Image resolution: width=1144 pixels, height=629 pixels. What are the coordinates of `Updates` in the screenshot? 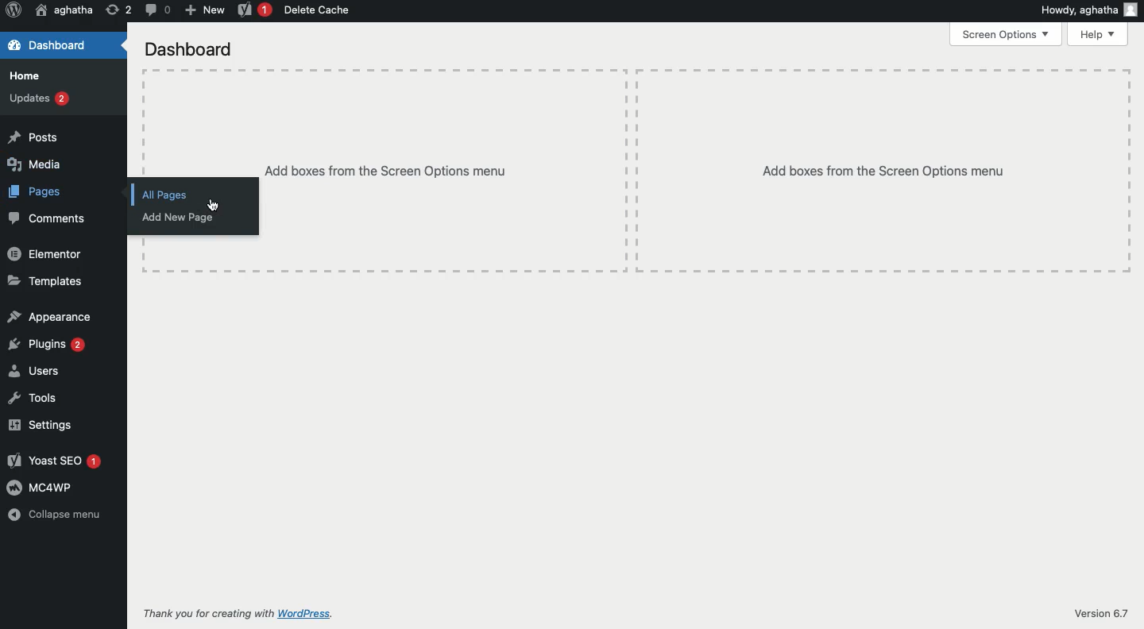 It's located at (39, 98).